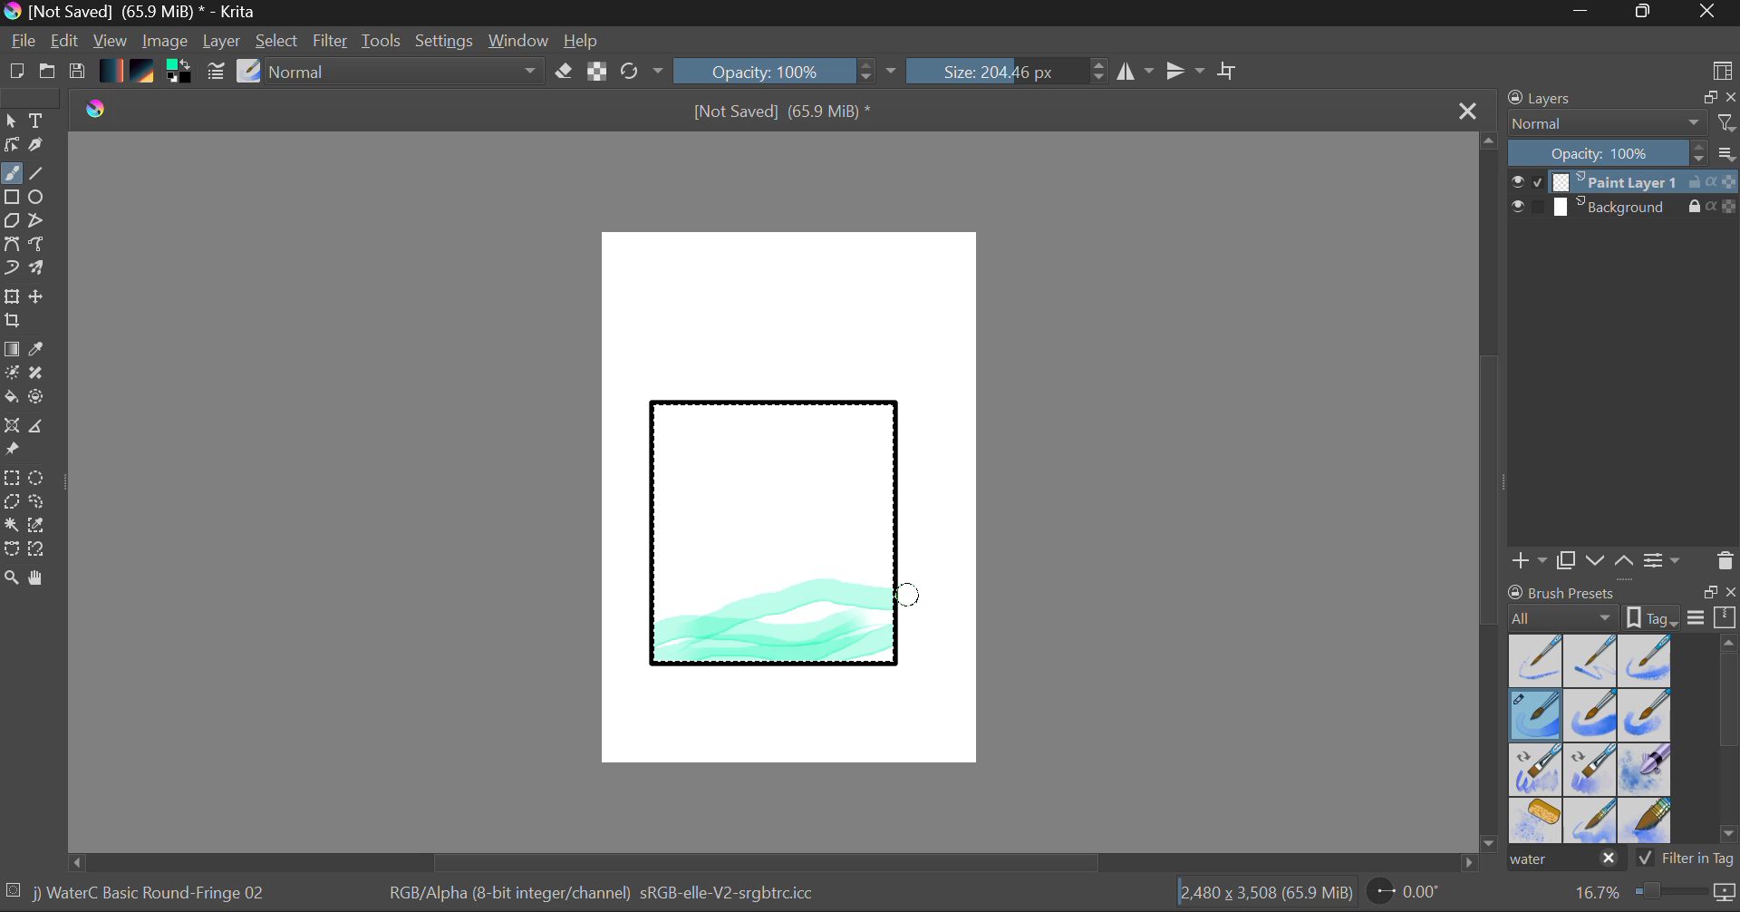  I want to click on Pan, so click(43, 581).